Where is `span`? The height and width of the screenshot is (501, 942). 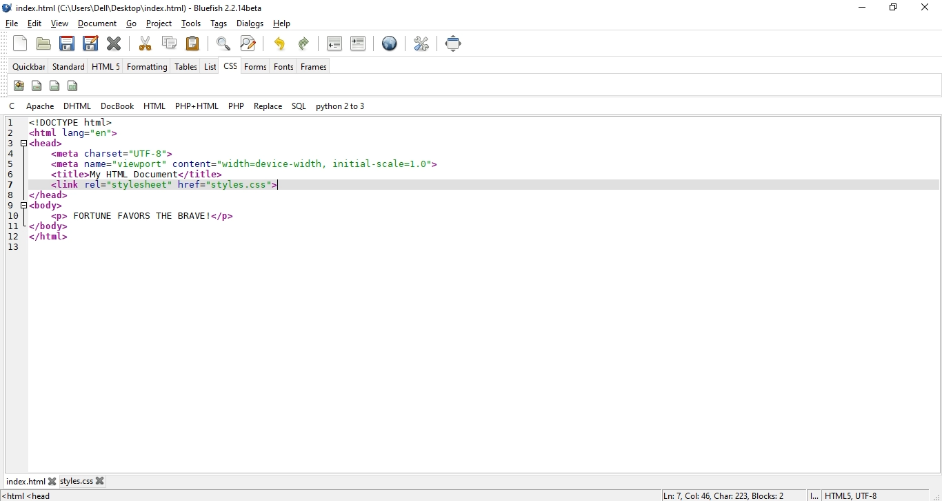
span is located at coordinates (37, 85).